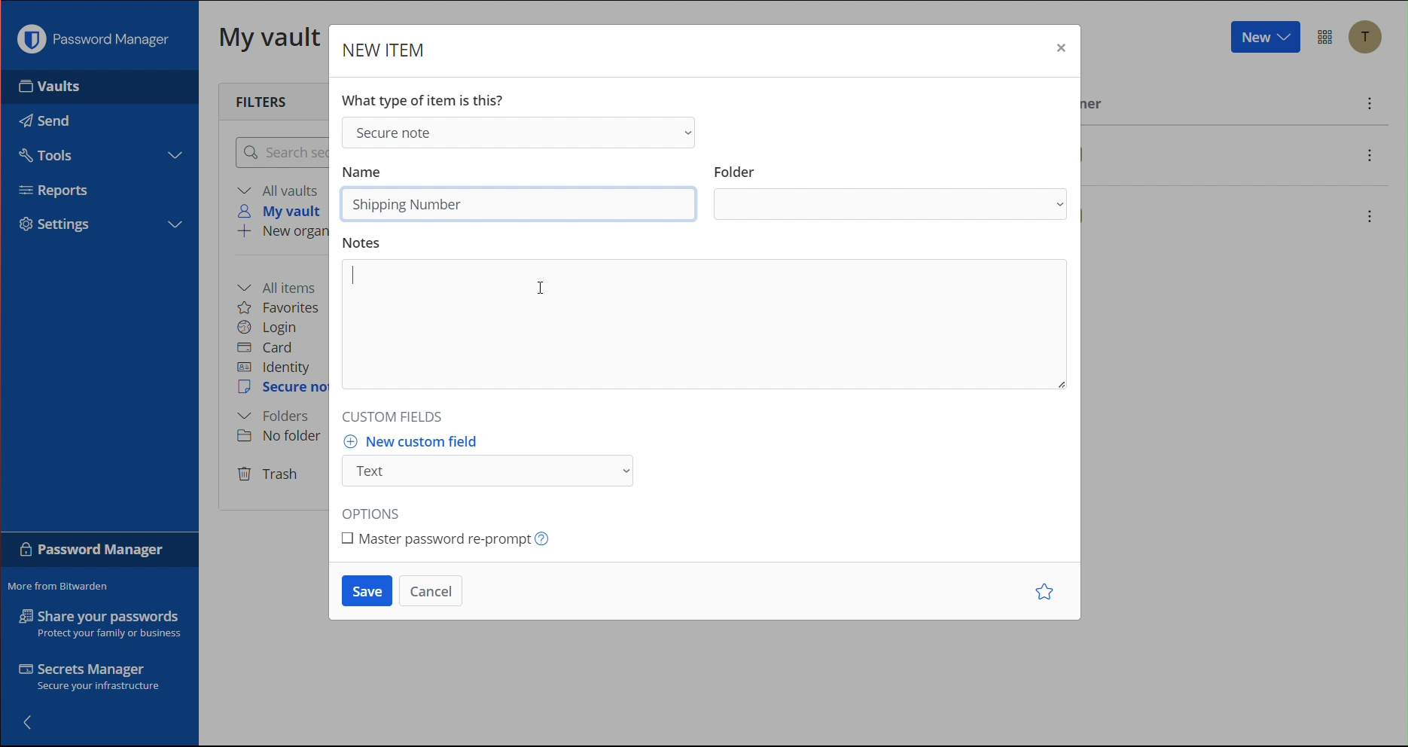 This screenshot has width=1408, height=747. What do you see at coordinates (282, 154) in the screenshot?
I see `Search Bar` at bounding box center [282, 154].